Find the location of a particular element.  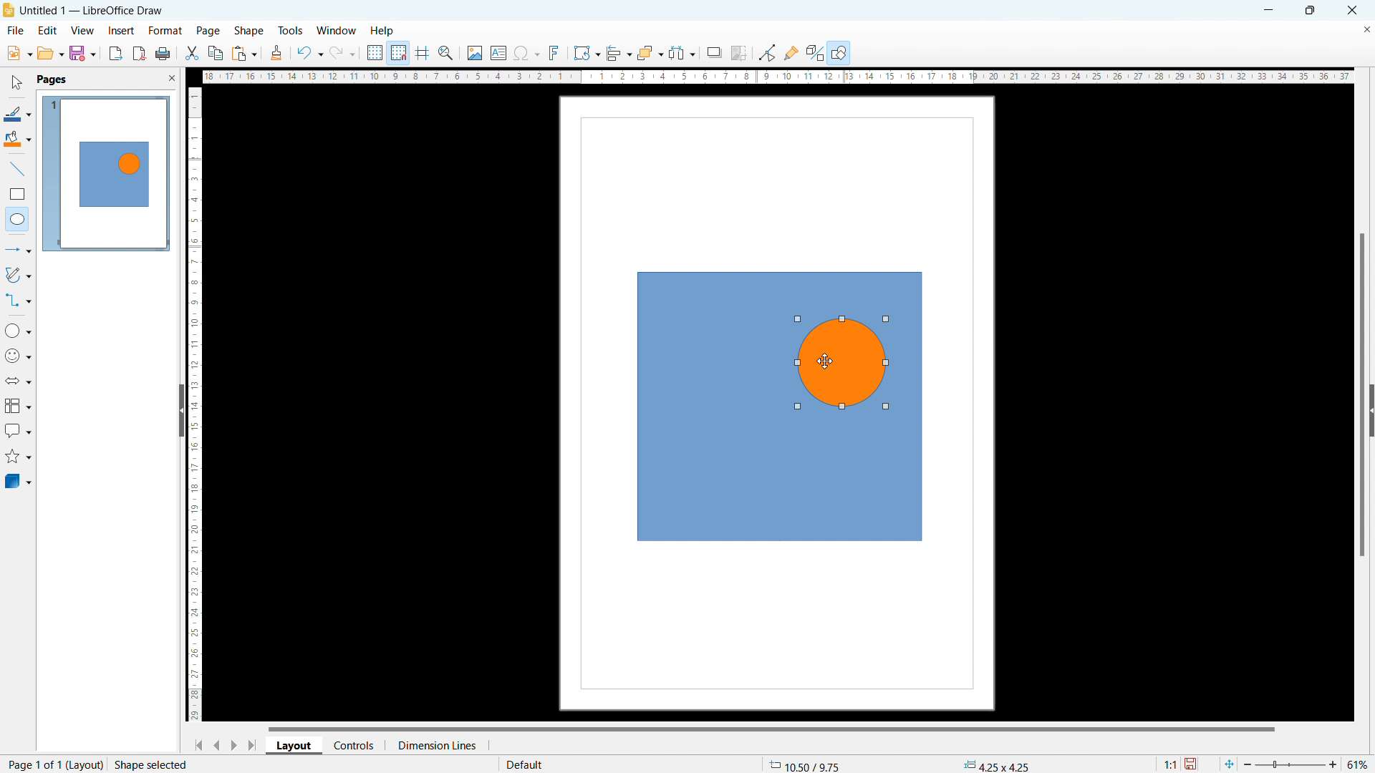

crop is located at coordinates (739, 53).